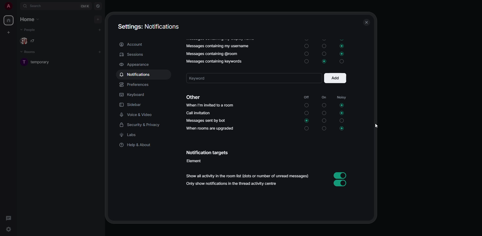 This screenshot has width=482, height=236. Describe the element at coordinates (207, 153) in the screenshot. I see `notification targets` at that location.